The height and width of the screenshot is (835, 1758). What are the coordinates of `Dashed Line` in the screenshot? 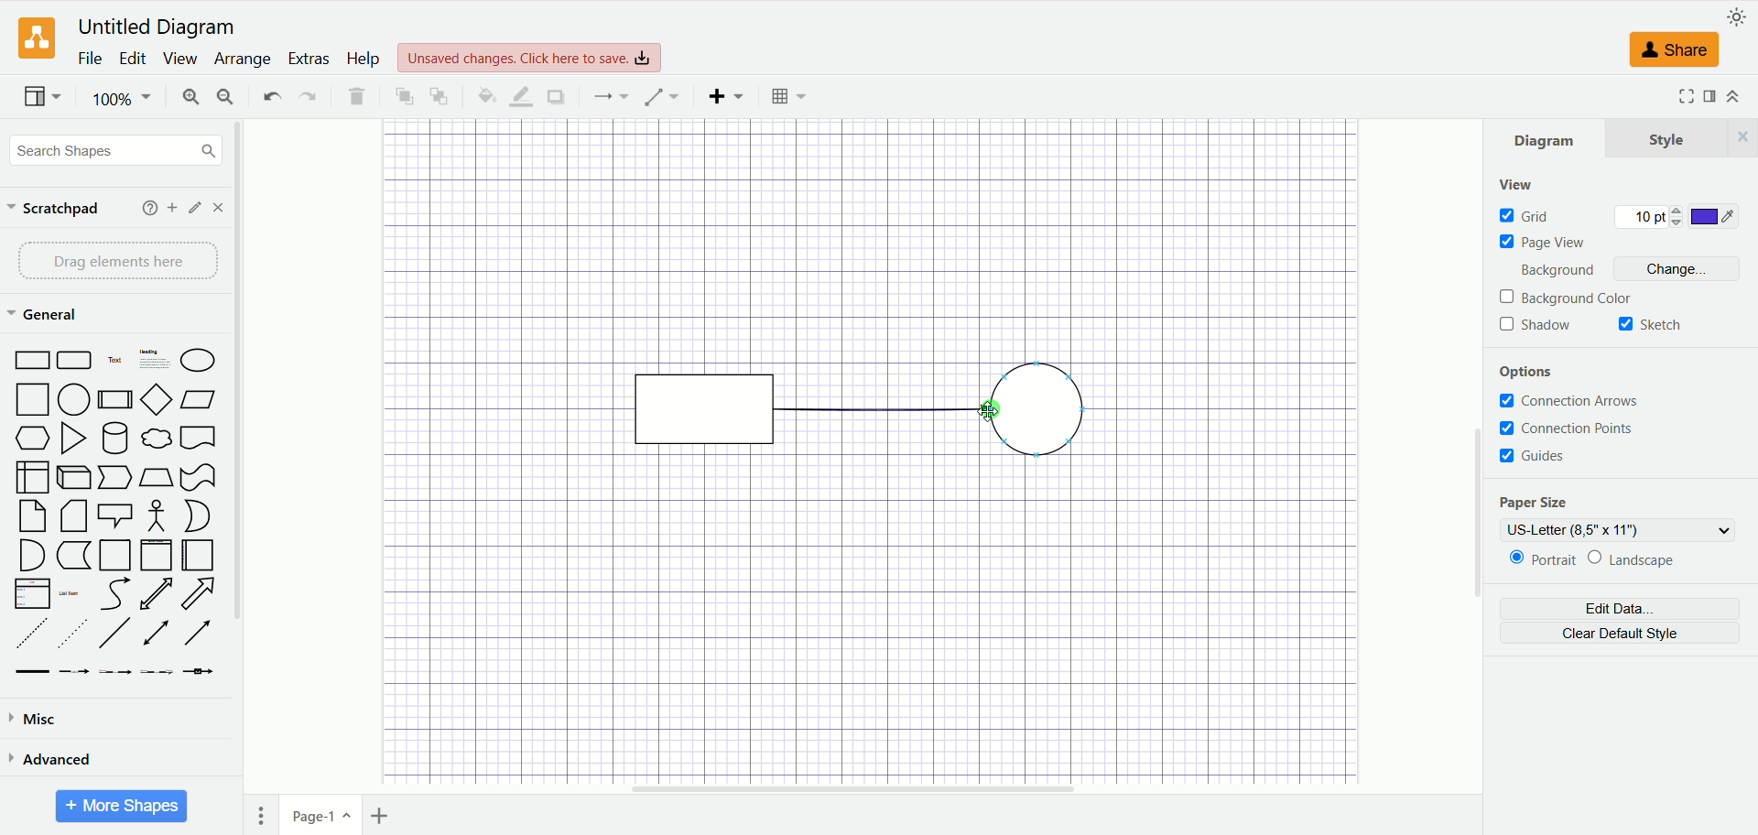 It's located at (35, 633).